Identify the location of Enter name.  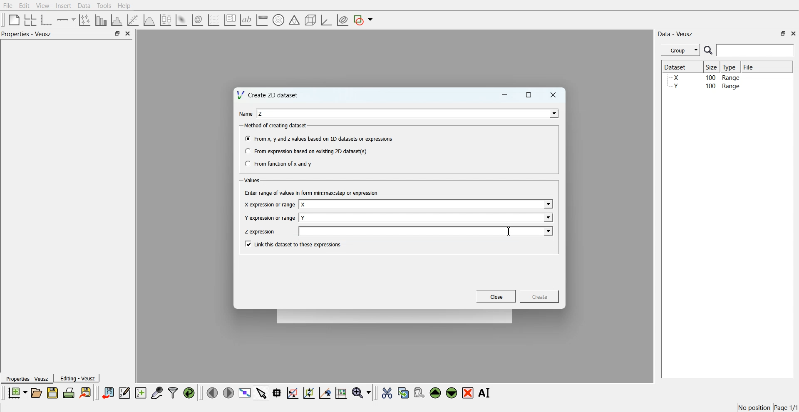
(427, 217).